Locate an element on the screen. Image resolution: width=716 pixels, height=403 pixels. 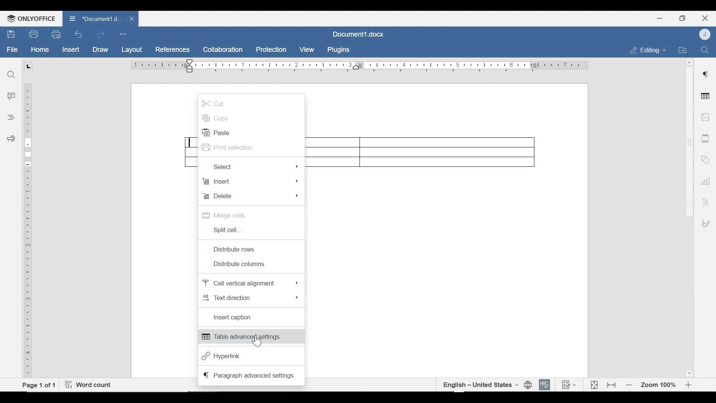
Signature is located at coordinates (704, 224).